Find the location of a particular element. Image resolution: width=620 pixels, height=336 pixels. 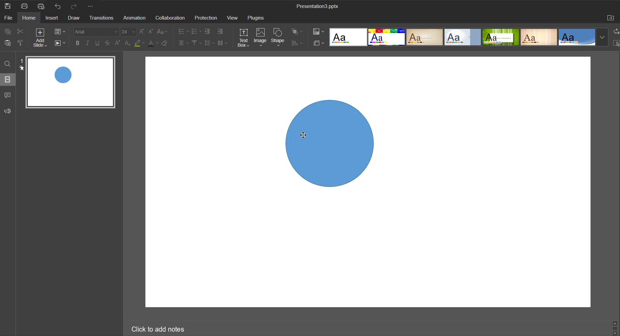

Subscript is located at coordinates (128, 44).